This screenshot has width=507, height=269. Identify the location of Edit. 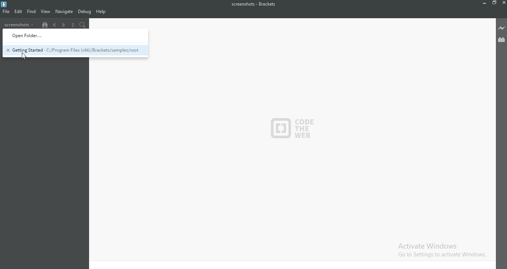
(18, 12).